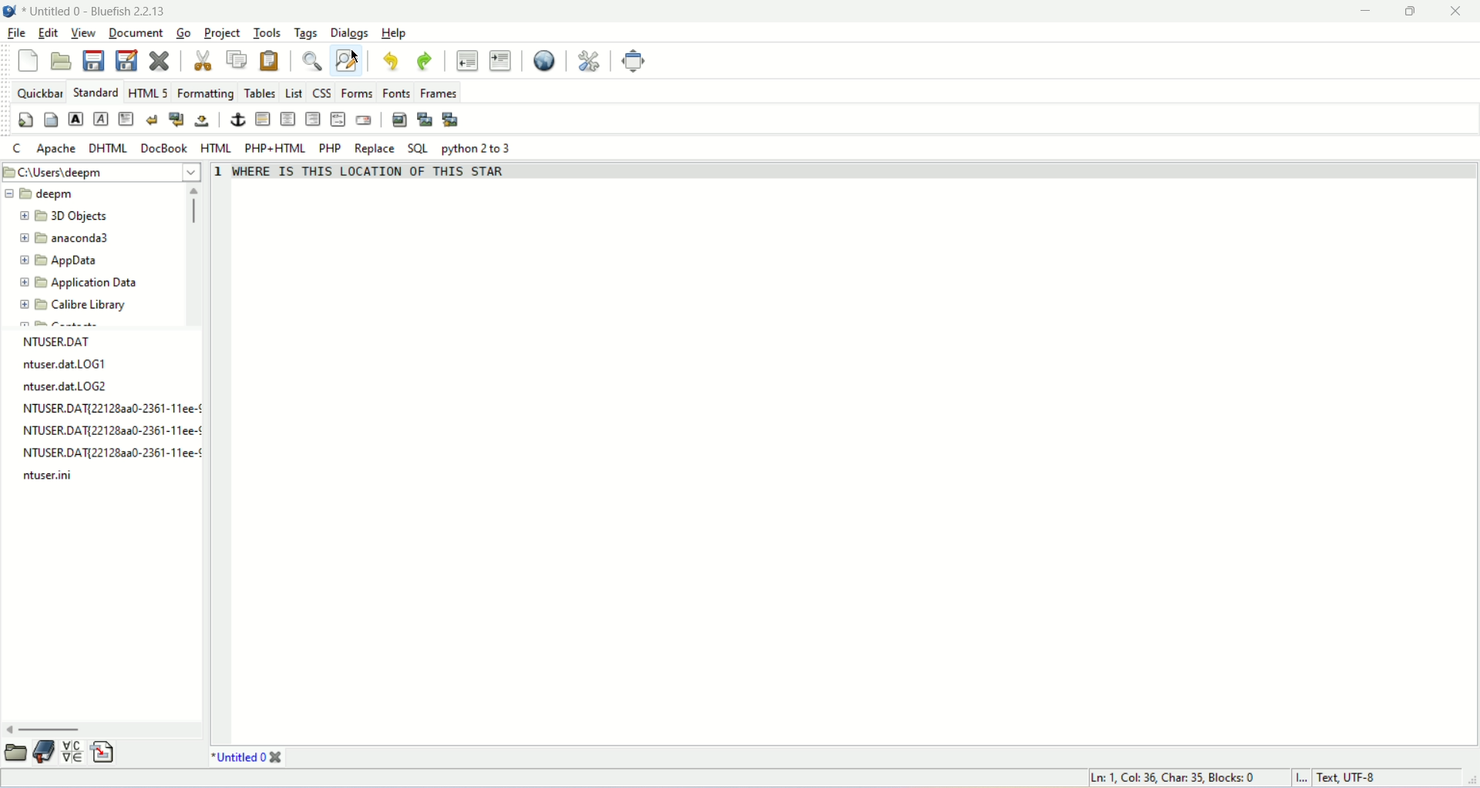  Describe the element at coordinates (294, 93) in the screenshot. I see `list` at that location.